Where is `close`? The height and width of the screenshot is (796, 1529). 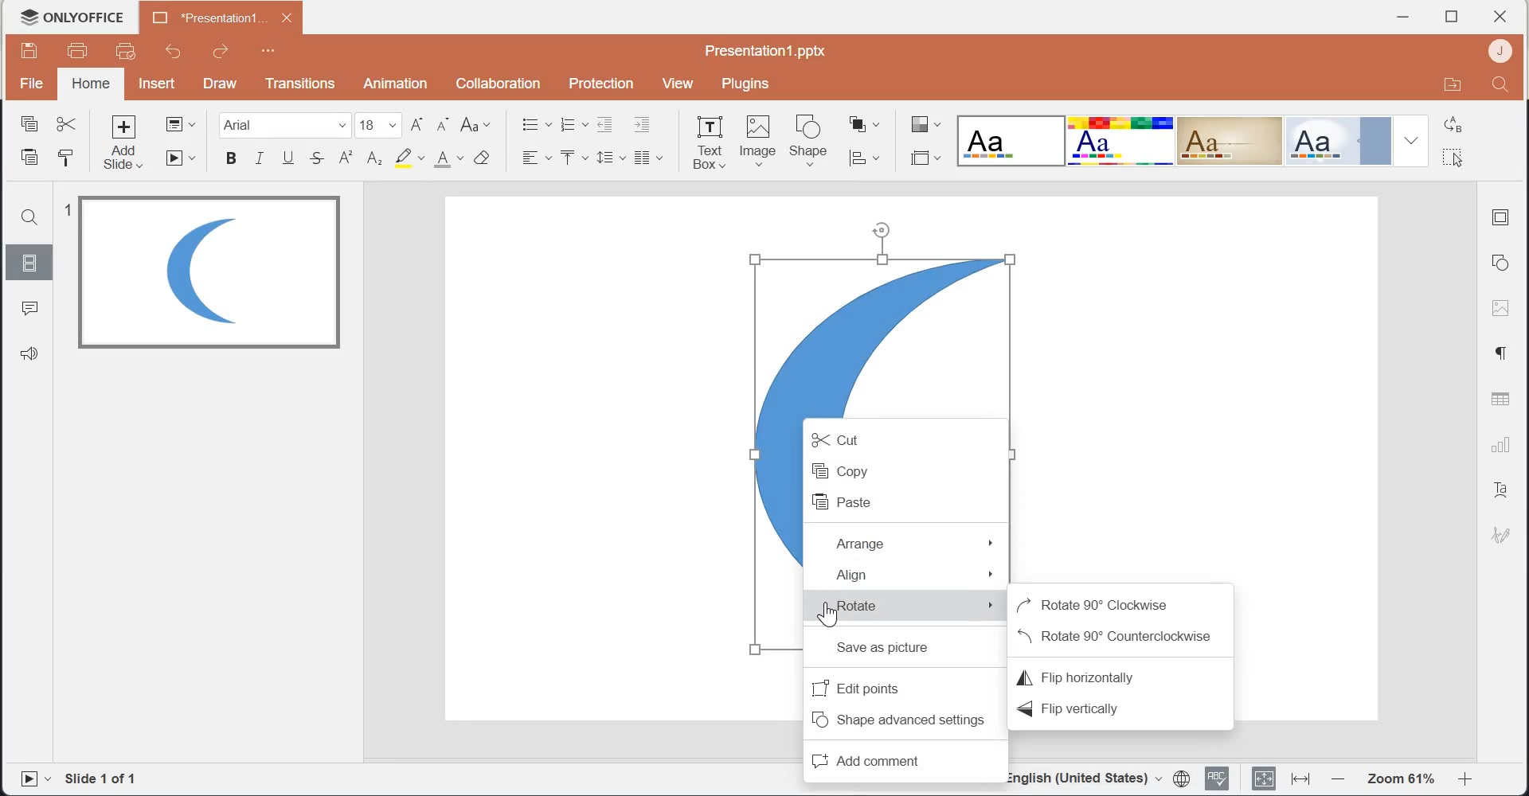 close is located at coordinates (1500, 16).